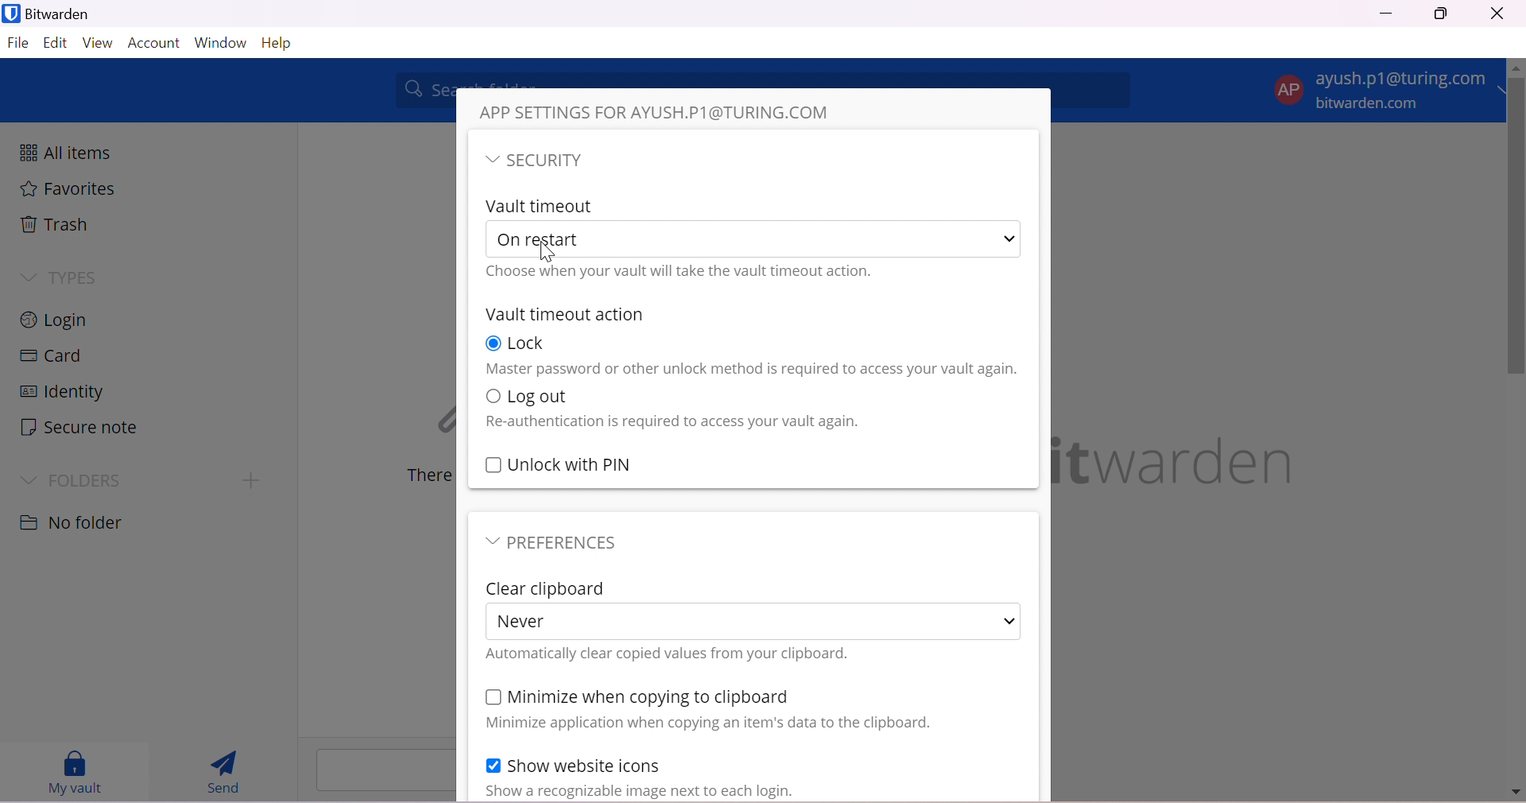  I want to click on account options, so click(1384, 88).